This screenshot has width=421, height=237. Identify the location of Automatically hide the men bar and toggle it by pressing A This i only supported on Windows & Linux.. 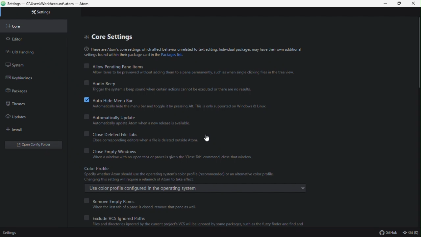
(180, 107).